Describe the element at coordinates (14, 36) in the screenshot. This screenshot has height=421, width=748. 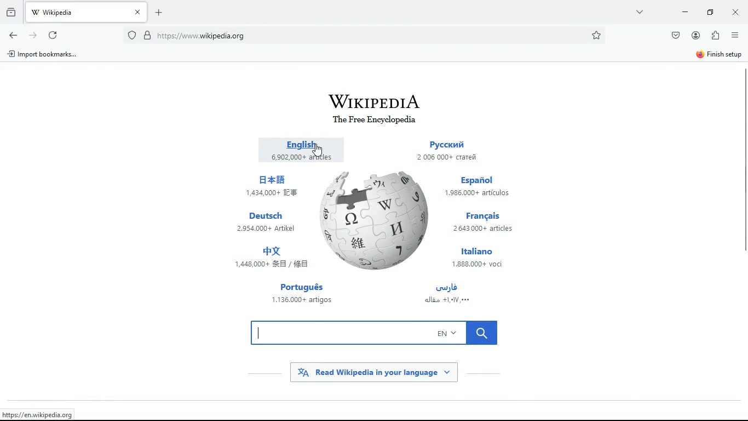
I see `back` at that location.